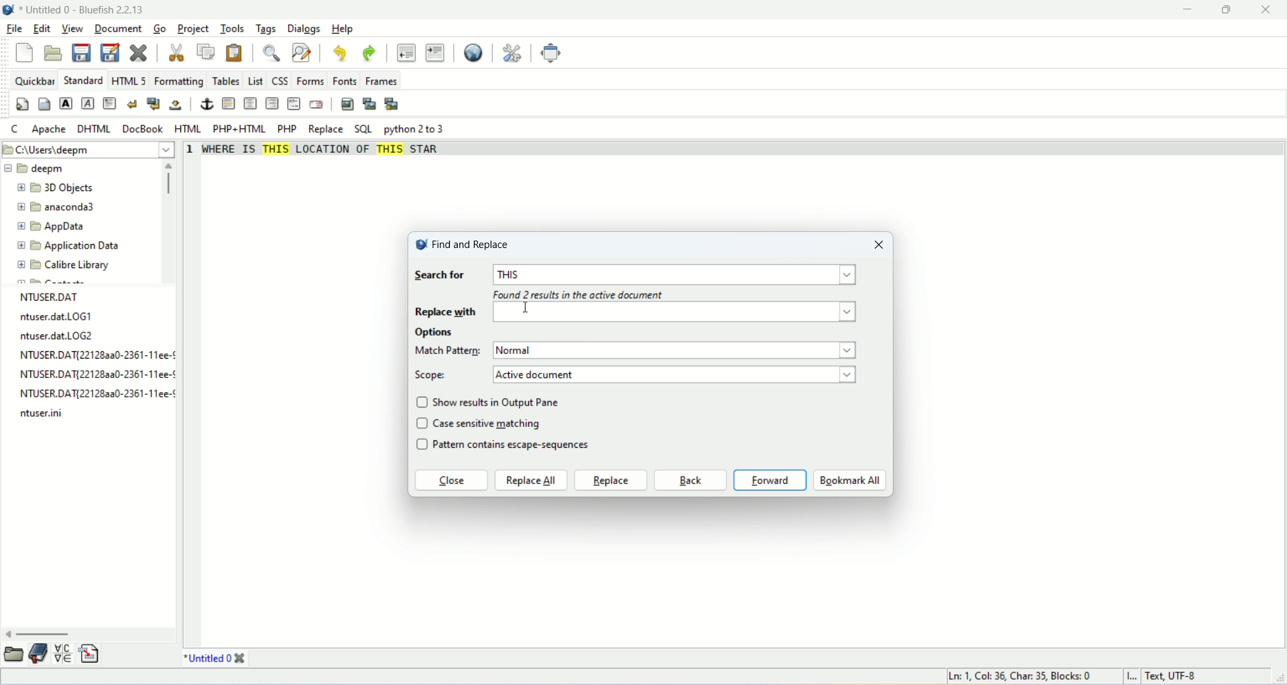  Describe the element at coordinates (83, 53) in the screenshot. I see `save file` at that location.